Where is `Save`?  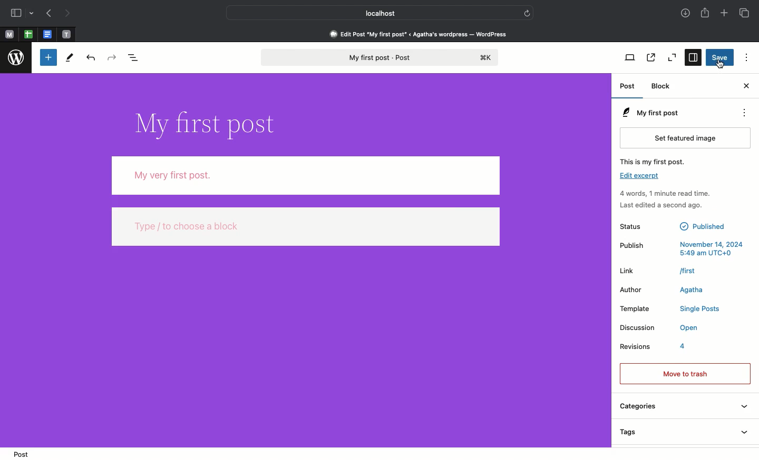
Save is located at coordinates (721, 57).